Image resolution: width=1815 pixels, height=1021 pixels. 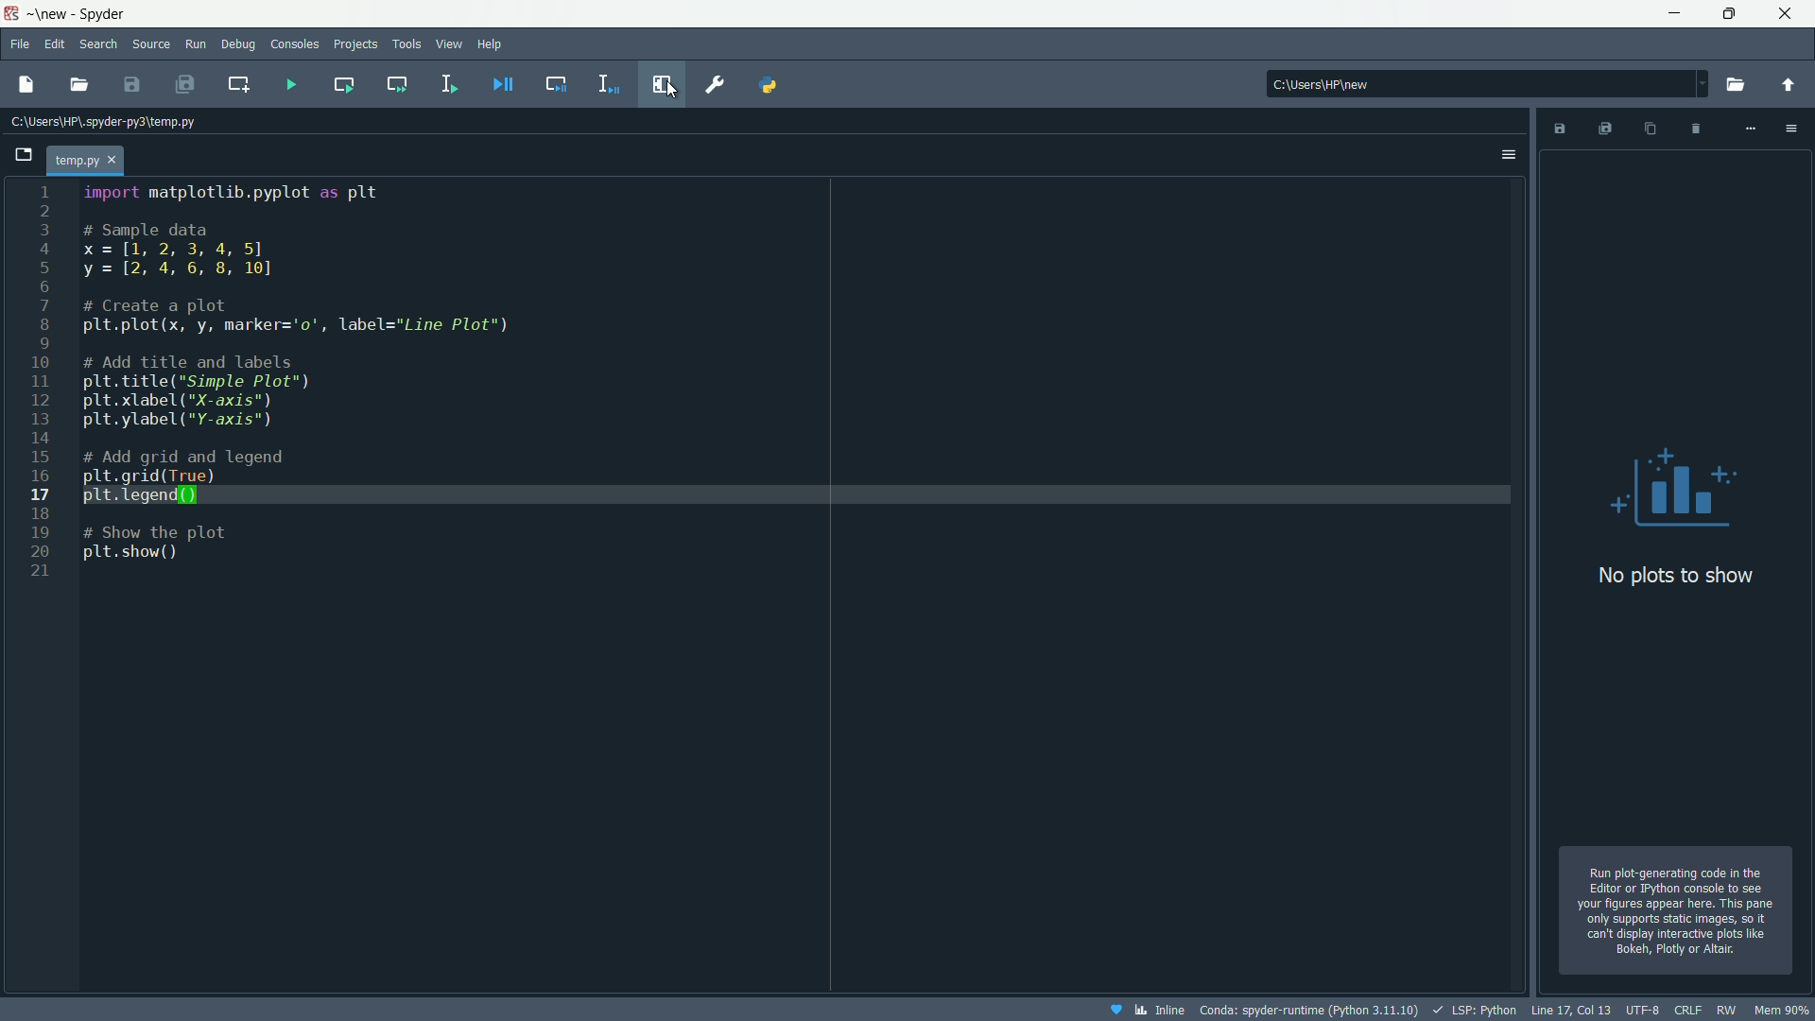 I want to click on debug selection, so click(x=606, y=84).